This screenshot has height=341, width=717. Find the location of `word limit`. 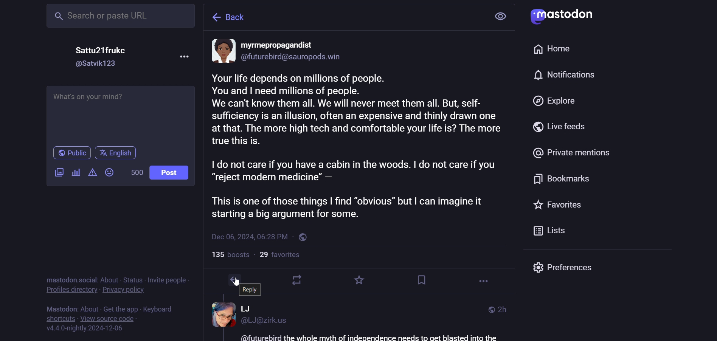

word limit is located at coordinates (136, 173).